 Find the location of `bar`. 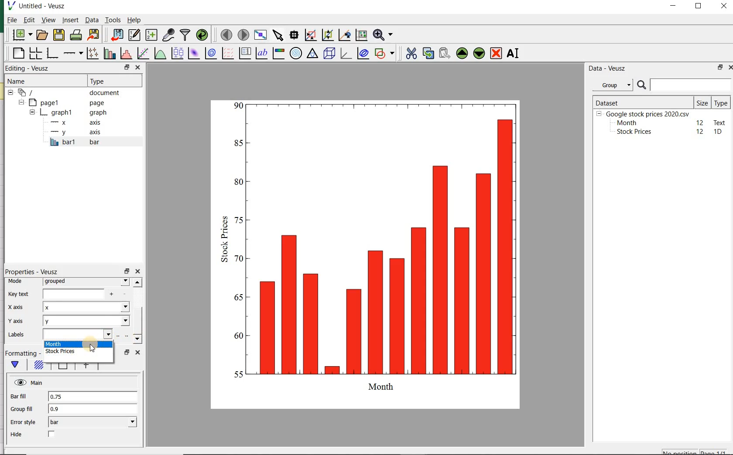

bar is located at coordinates (92, 422).